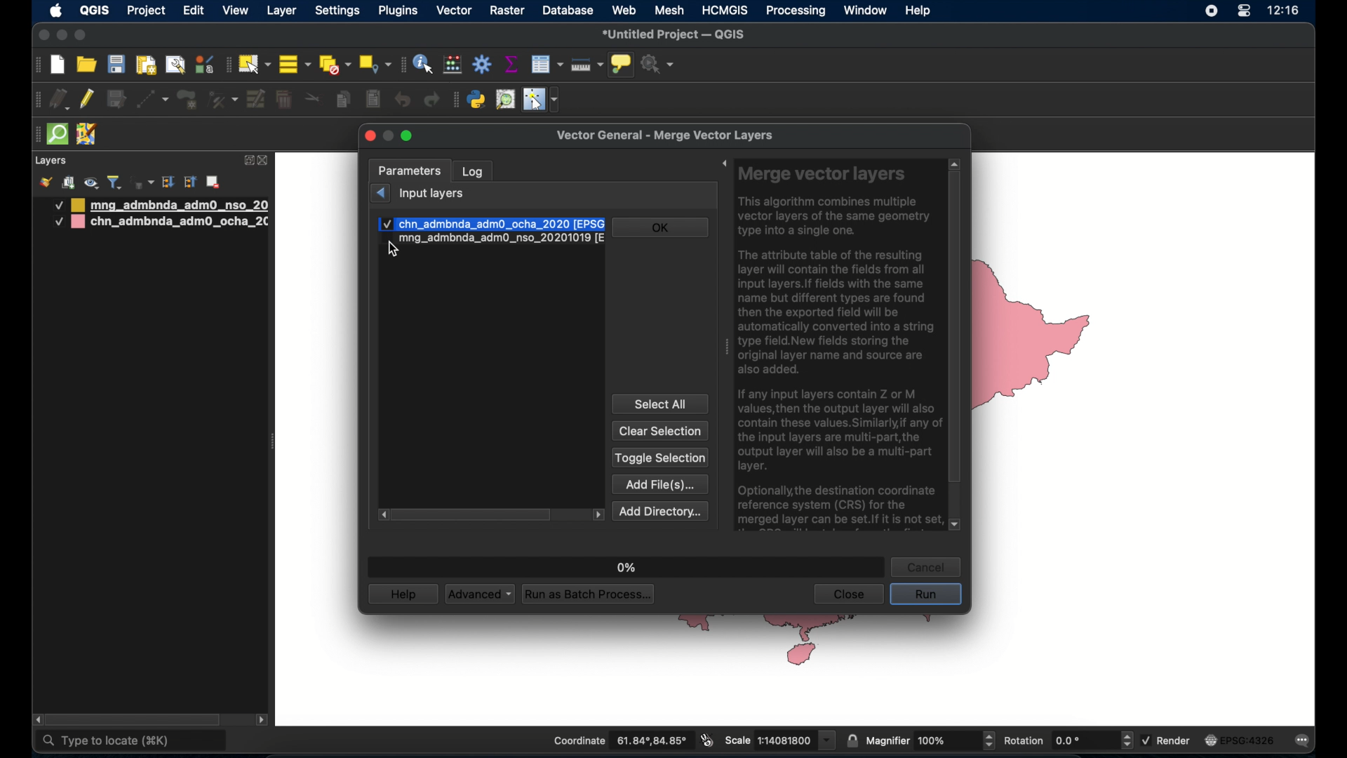 The height and width of the screenshot is (758, 1347). Describe the element at coordinates (1067, 741) in the screenshot. I see `rotation` at that location.